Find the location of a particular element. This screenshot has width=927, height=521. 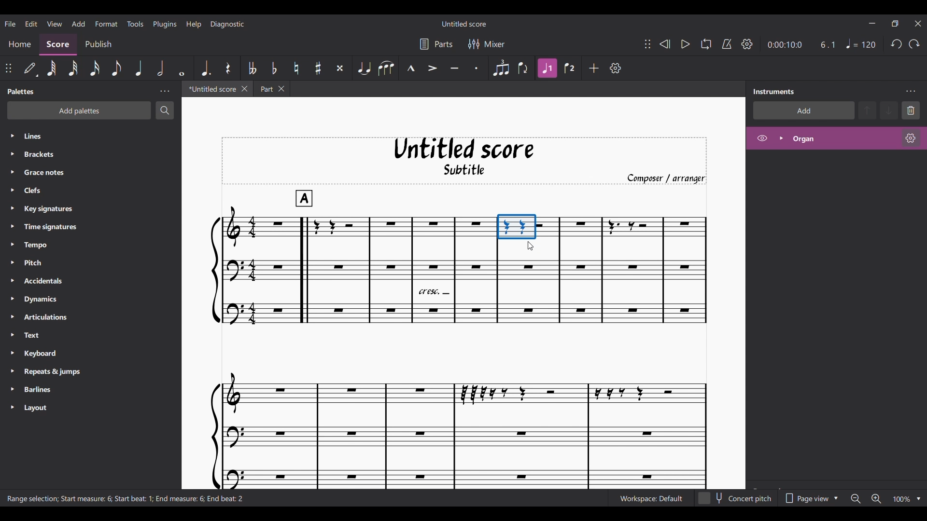

Change position of toolbar attached is located at coordinates (648, 44).